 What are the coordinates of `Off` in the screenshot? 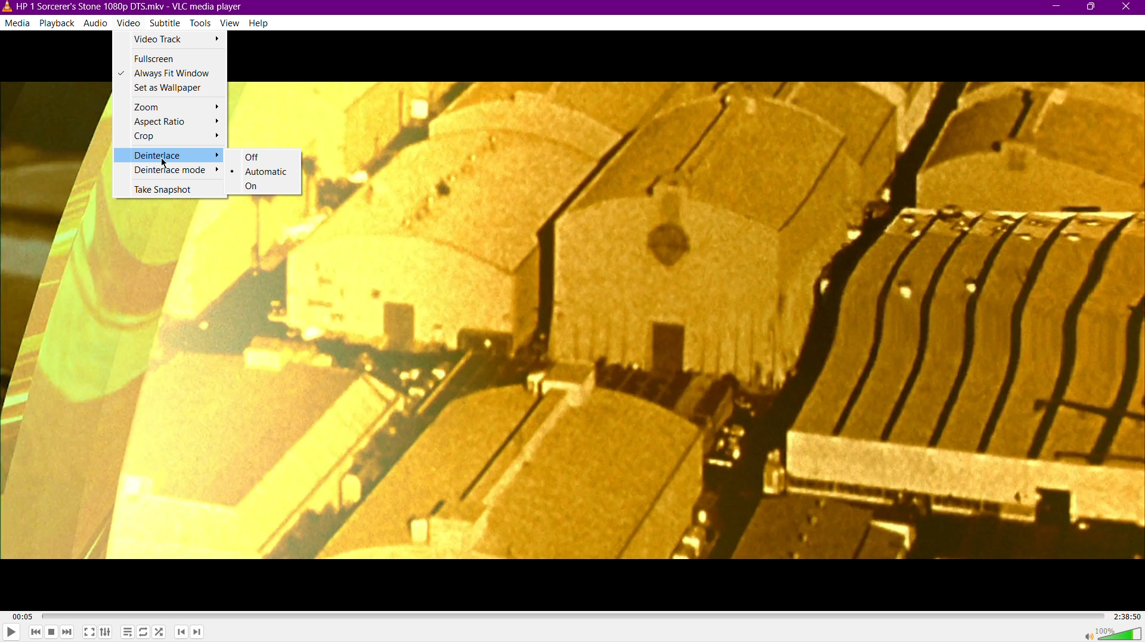 It's located at (263, 156).